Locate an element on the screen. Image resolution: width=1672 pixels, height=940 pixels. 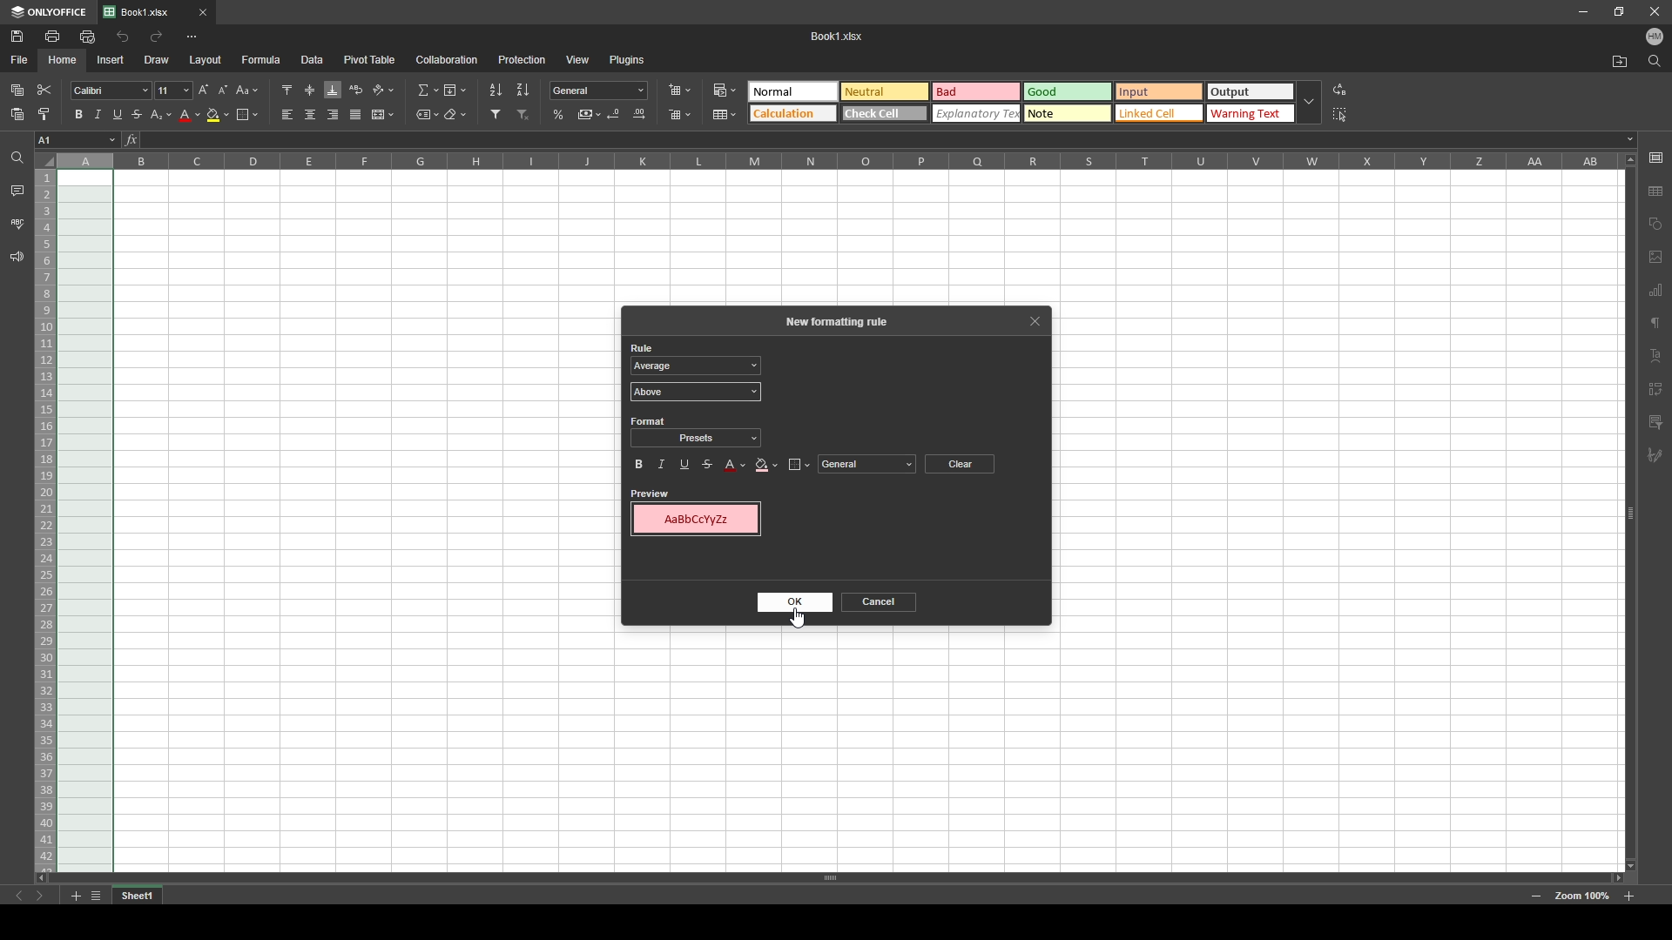
summation is located at coordinates (427, 90).